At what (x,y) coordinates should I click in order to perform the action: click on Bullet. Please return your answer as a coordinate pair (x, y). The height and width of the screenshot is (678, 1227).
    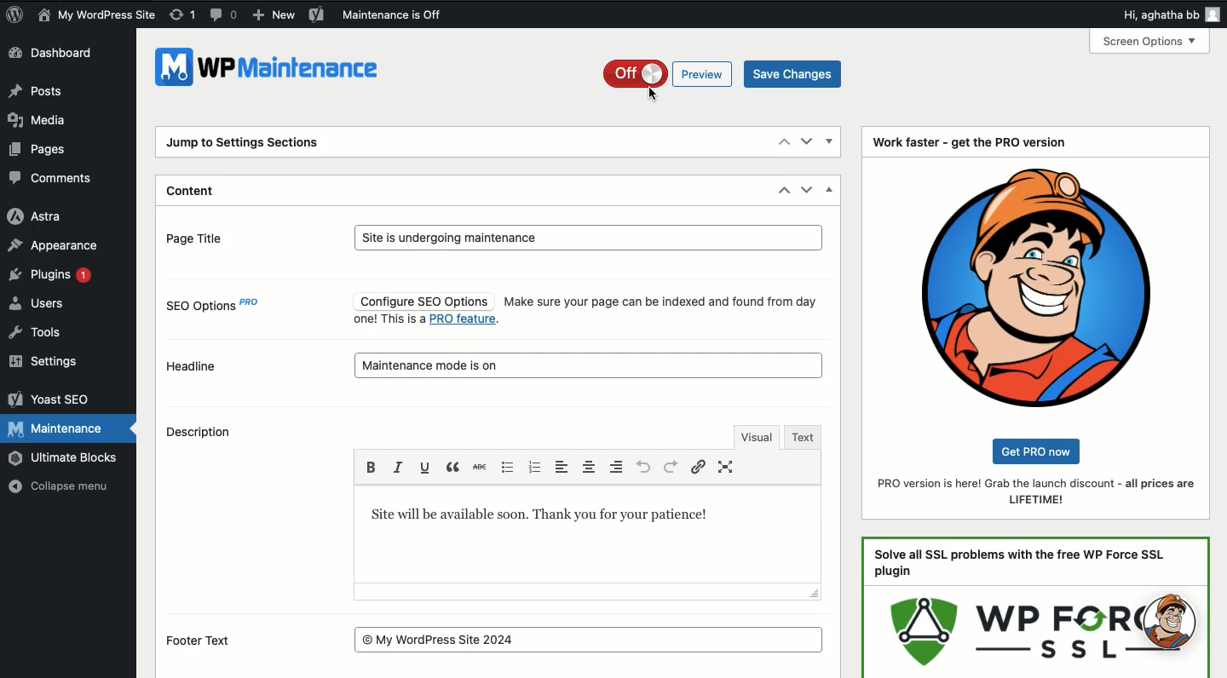
    Looking at the image, I should click on (505, 466).